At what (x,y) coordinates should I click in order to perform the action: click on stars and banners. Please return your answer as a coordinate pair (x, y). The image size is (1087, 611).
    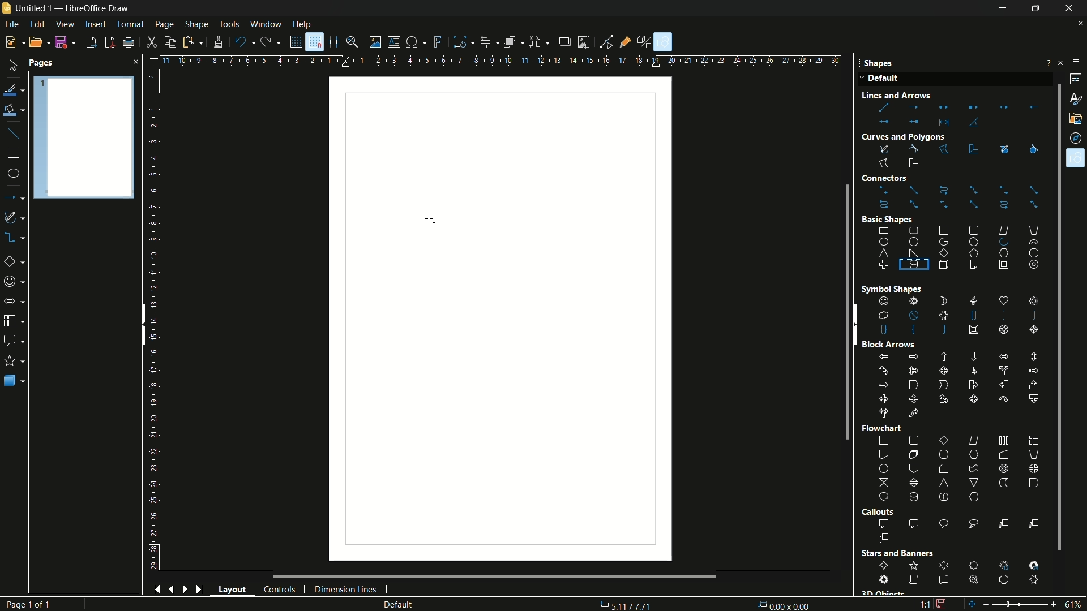
    Looking at the image, I should click on (15, 360).